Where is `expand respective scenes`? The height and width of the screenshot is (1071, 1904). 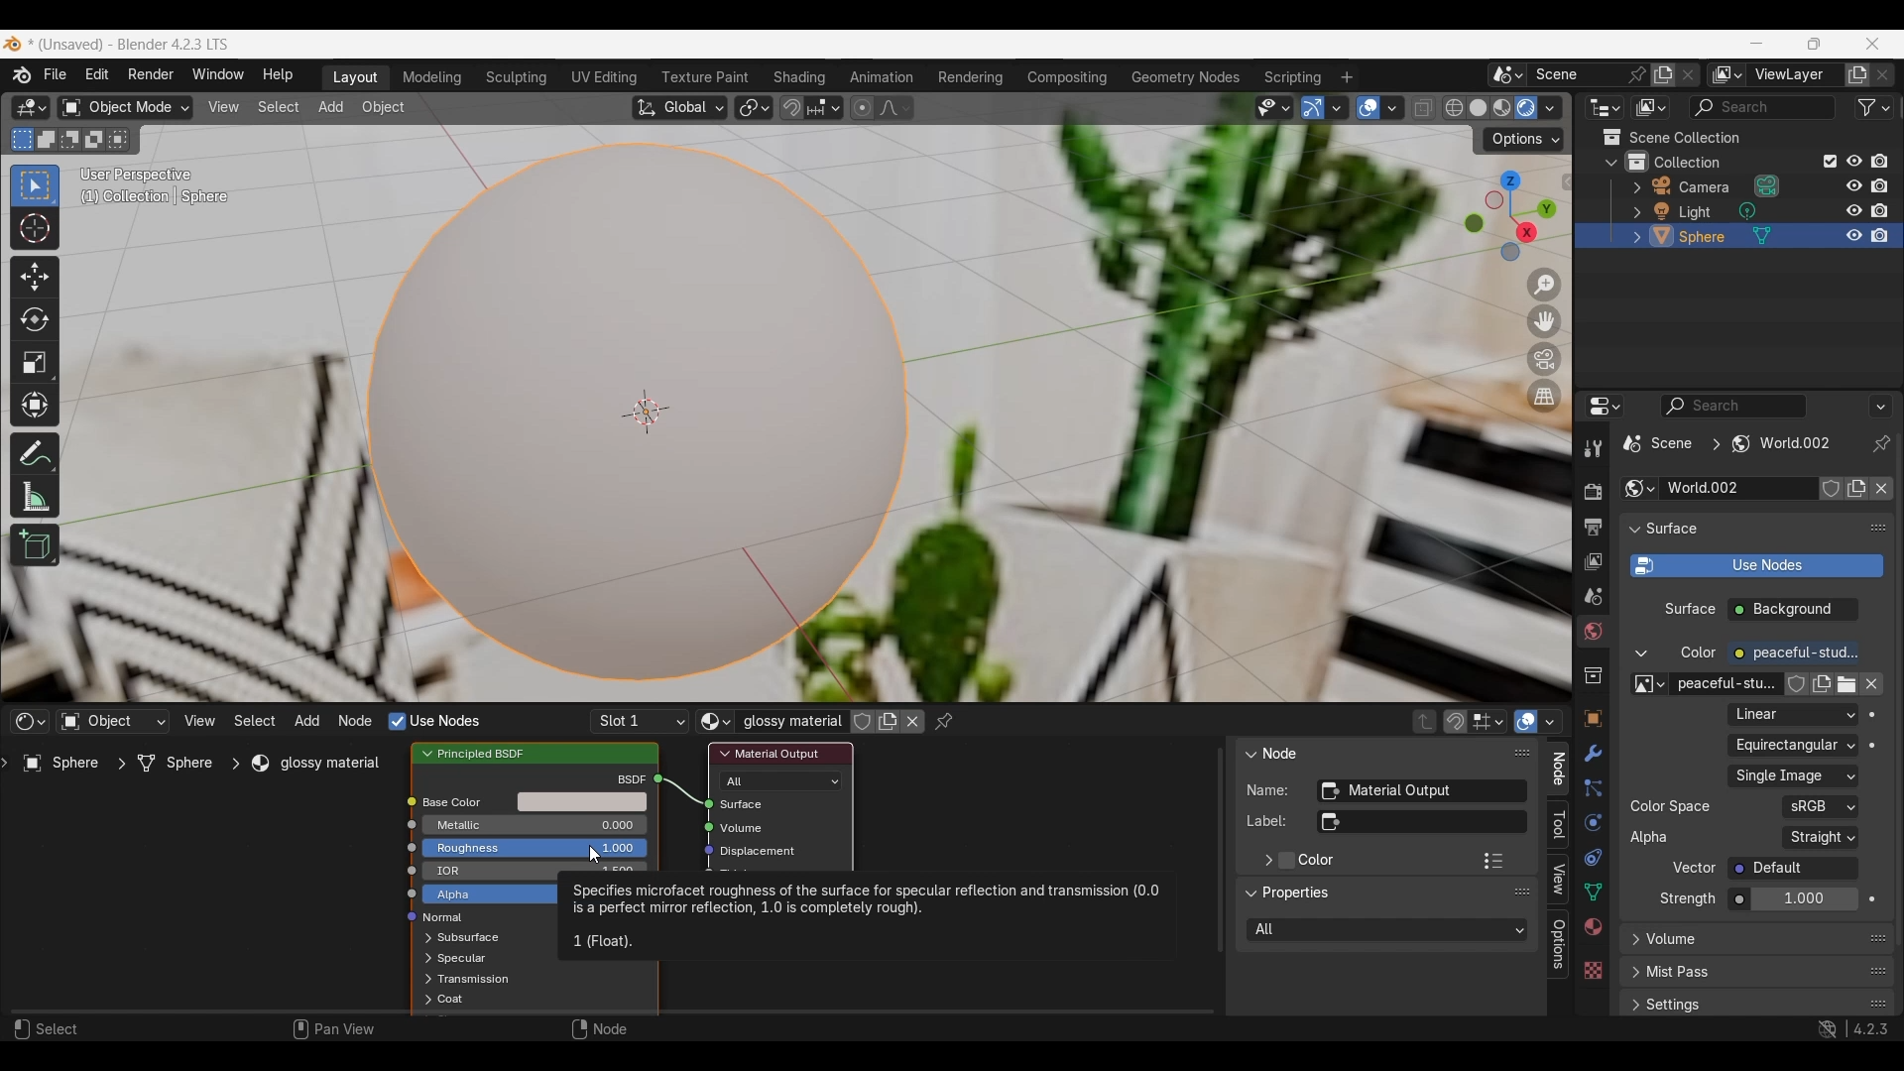
expand respective scenes is located at coordinates (424, 980).